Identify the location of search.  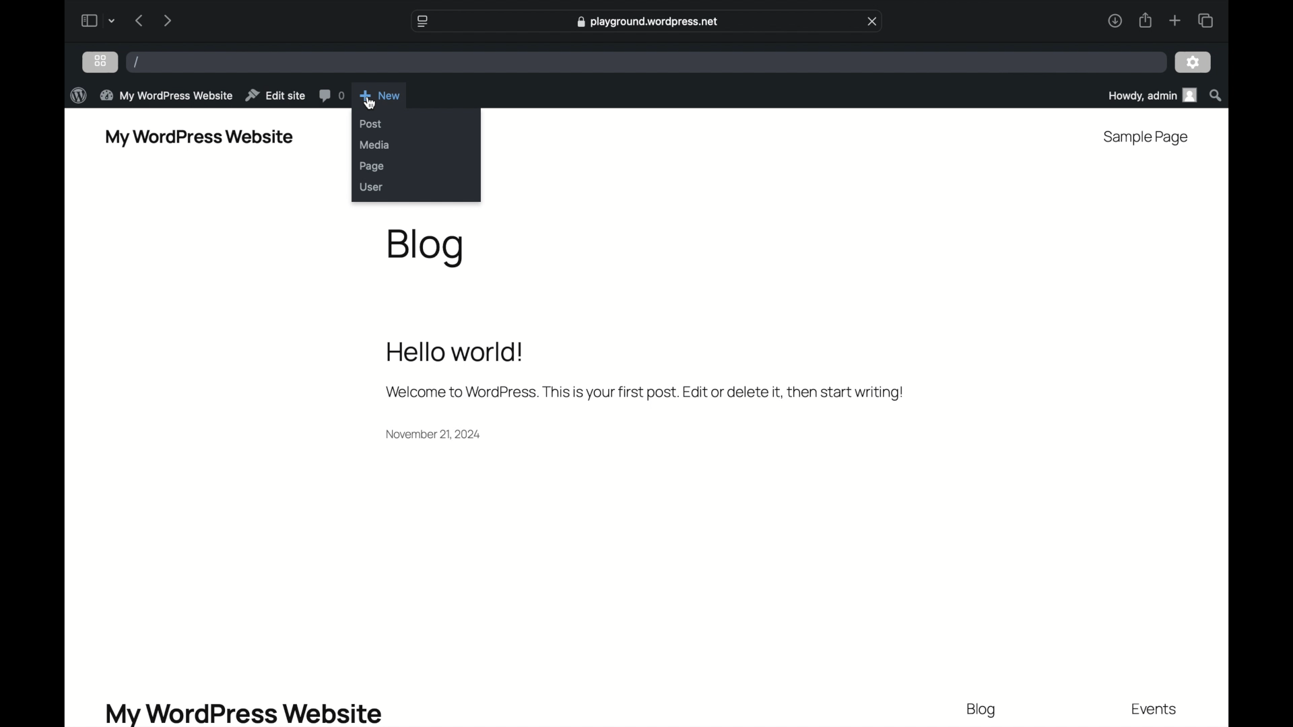
(1217, 95).